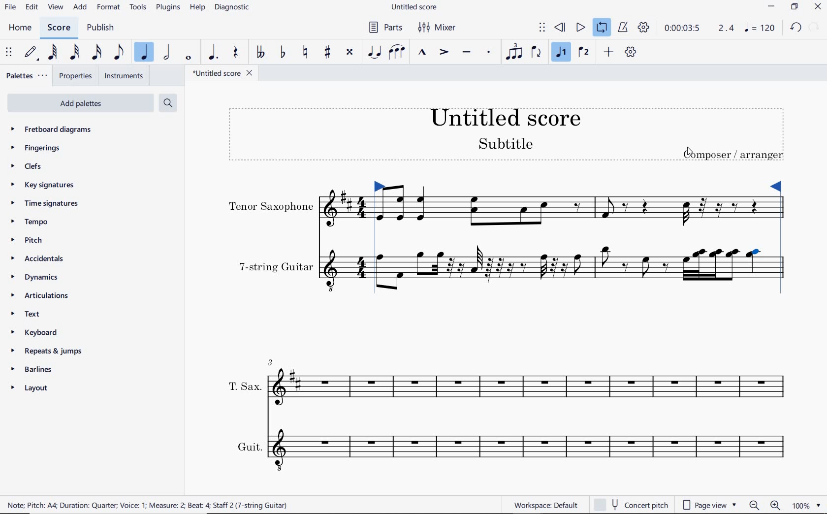 This screenshot has width=827, height=514. I want to click on CLOSE, so click(817, 8).